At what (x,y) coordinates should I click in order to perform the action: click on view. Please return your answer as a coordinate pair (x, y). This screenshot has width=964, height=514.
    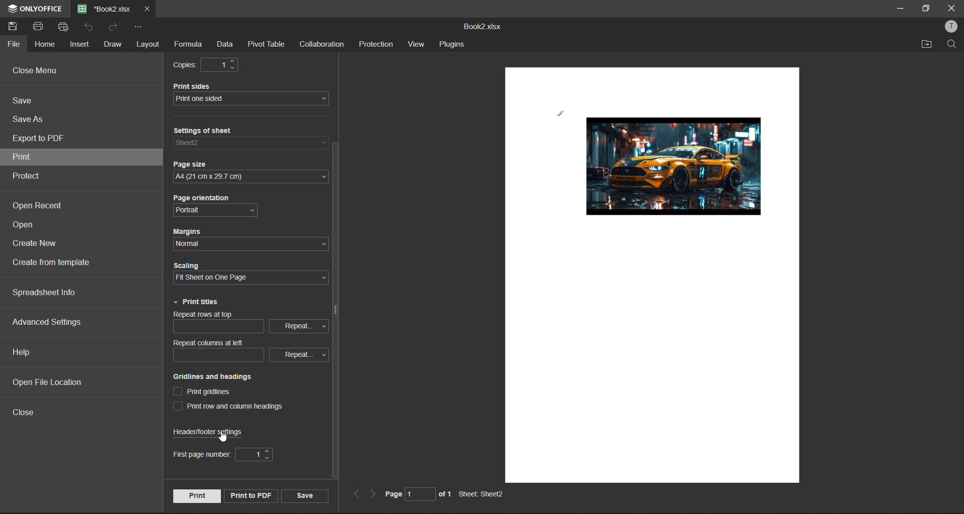
    Looking at the image, I should click on (416, 46).